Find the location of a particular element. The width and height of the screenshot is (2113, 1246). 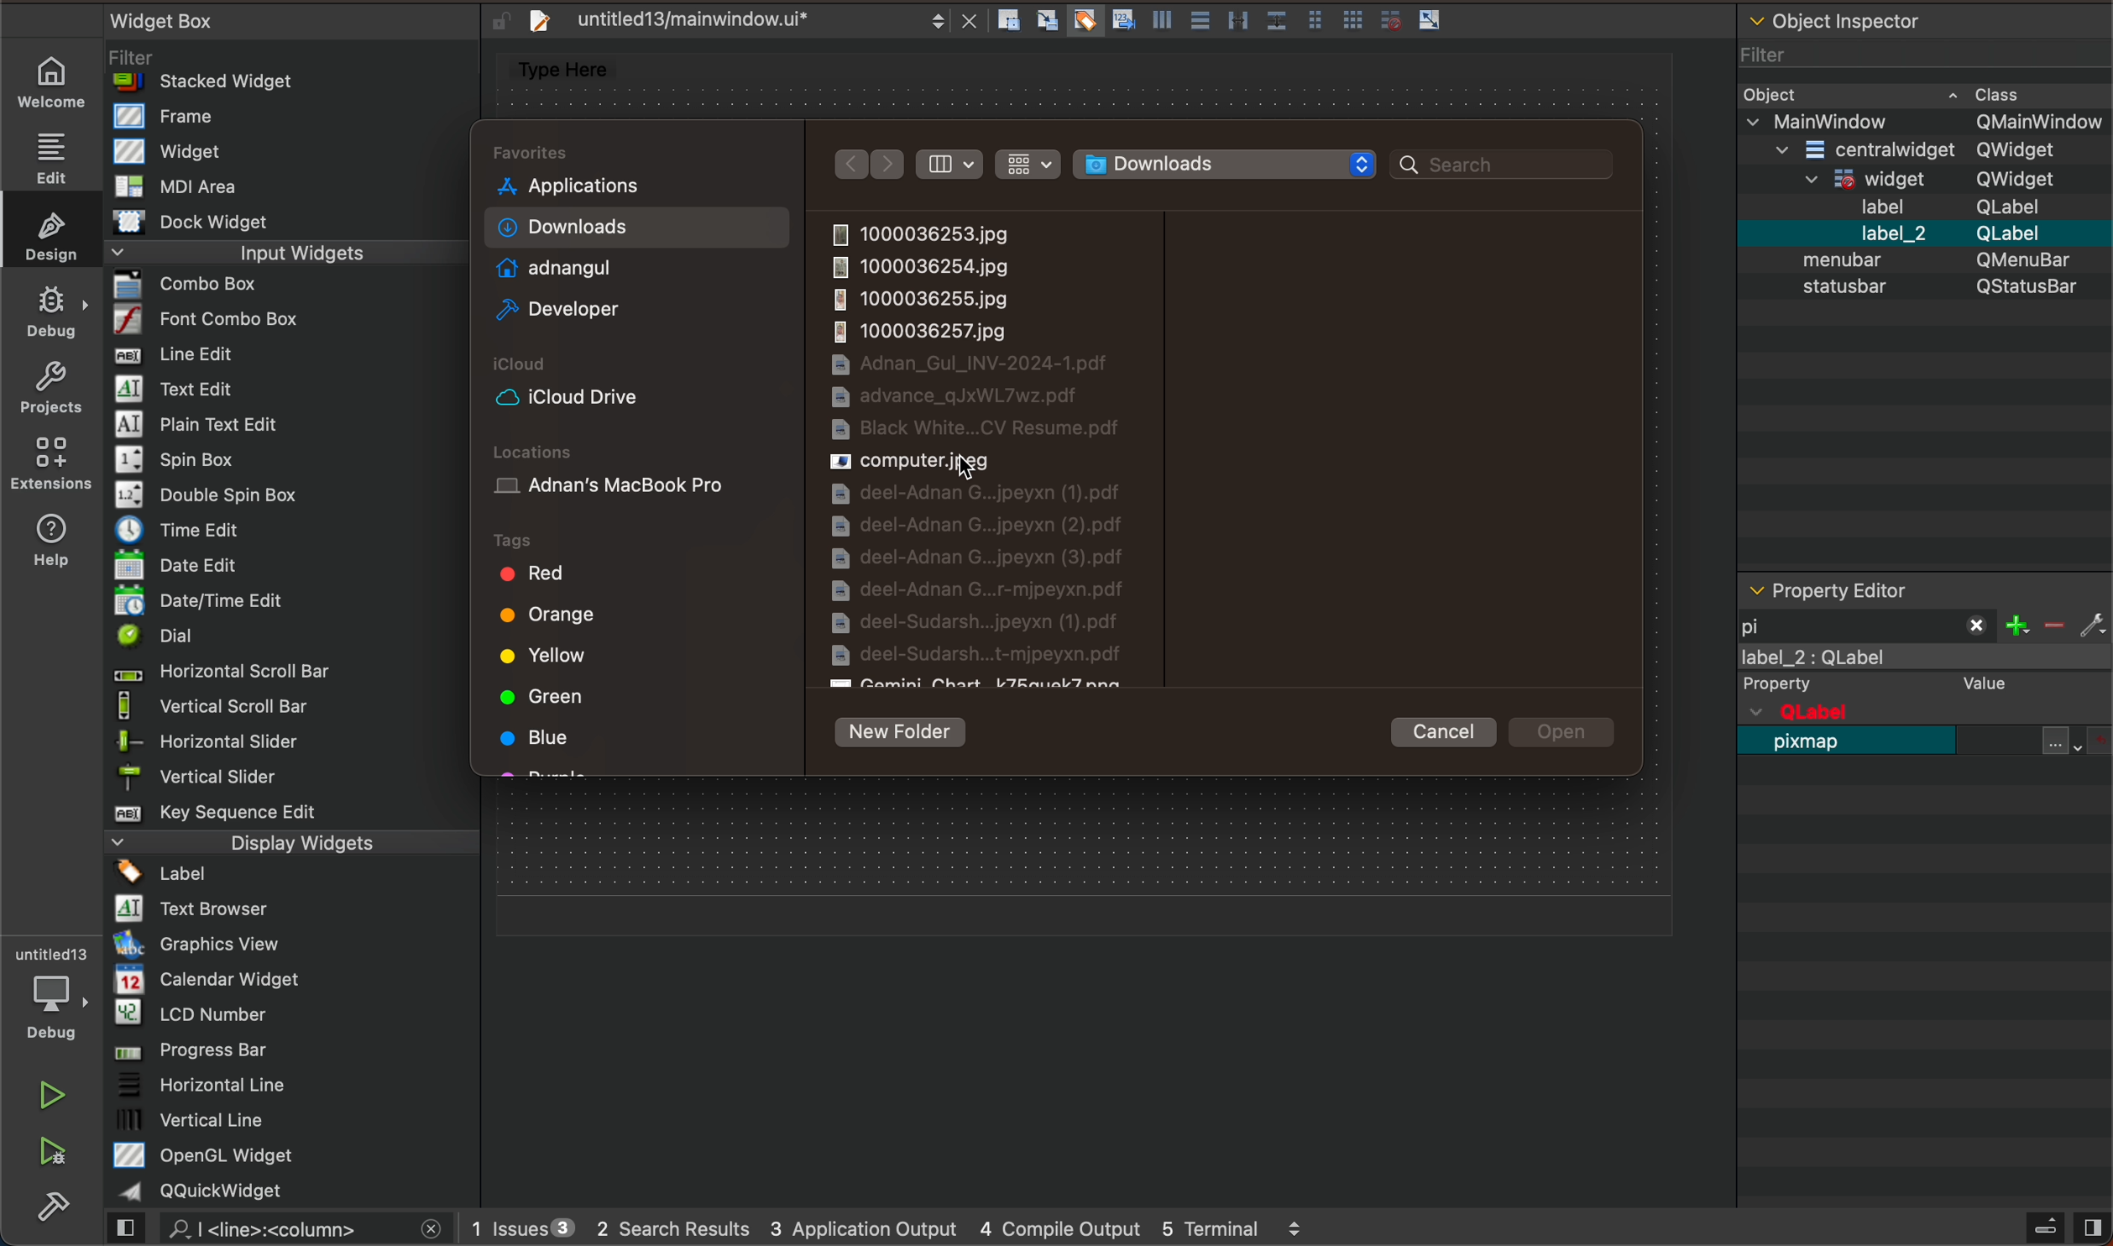

cancel is located at coordinates (1453, 732).